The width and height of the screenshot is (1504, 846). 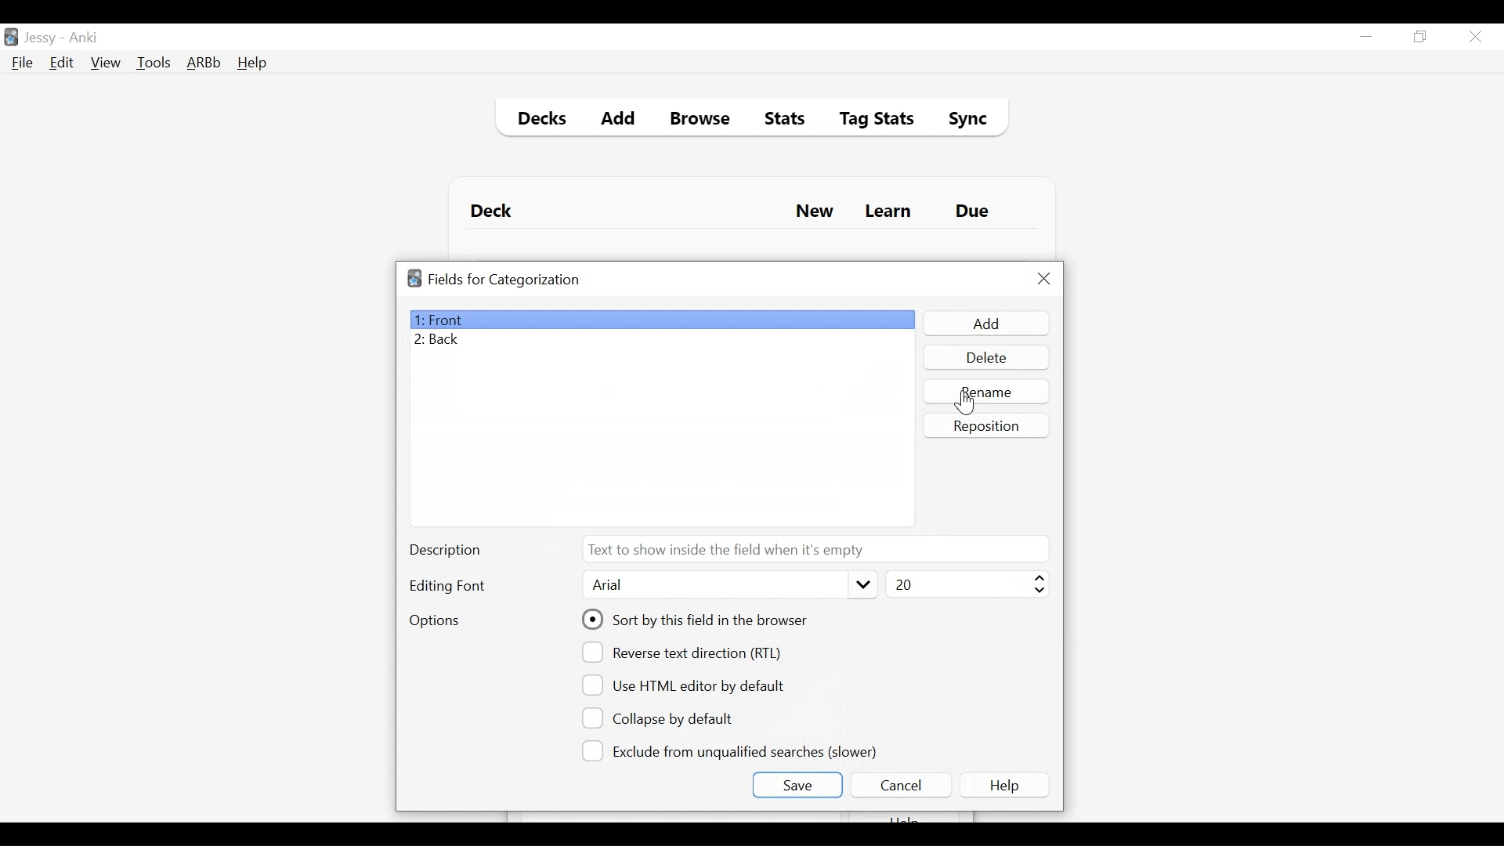 I want to click on Editing Font, so click(x=449, y=586).